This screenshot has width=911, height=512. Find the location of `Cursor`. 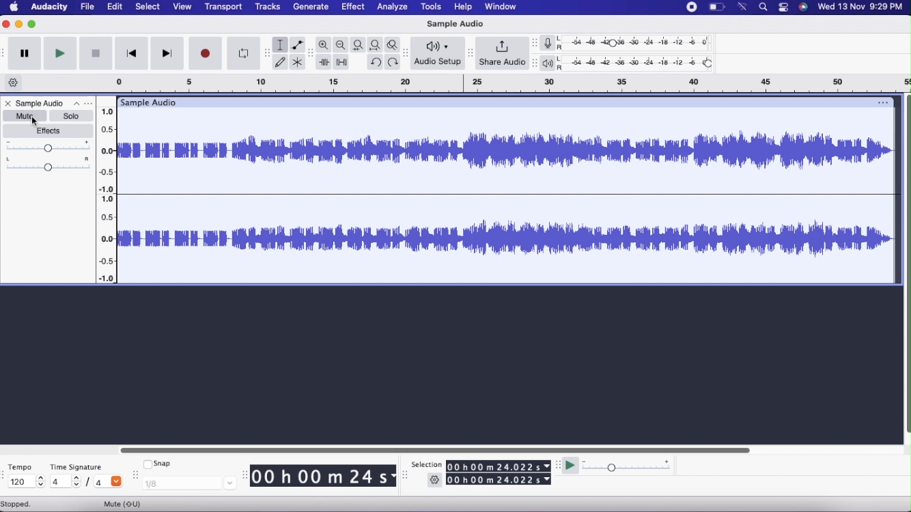

Cursor is located at coordinates (35, 121).